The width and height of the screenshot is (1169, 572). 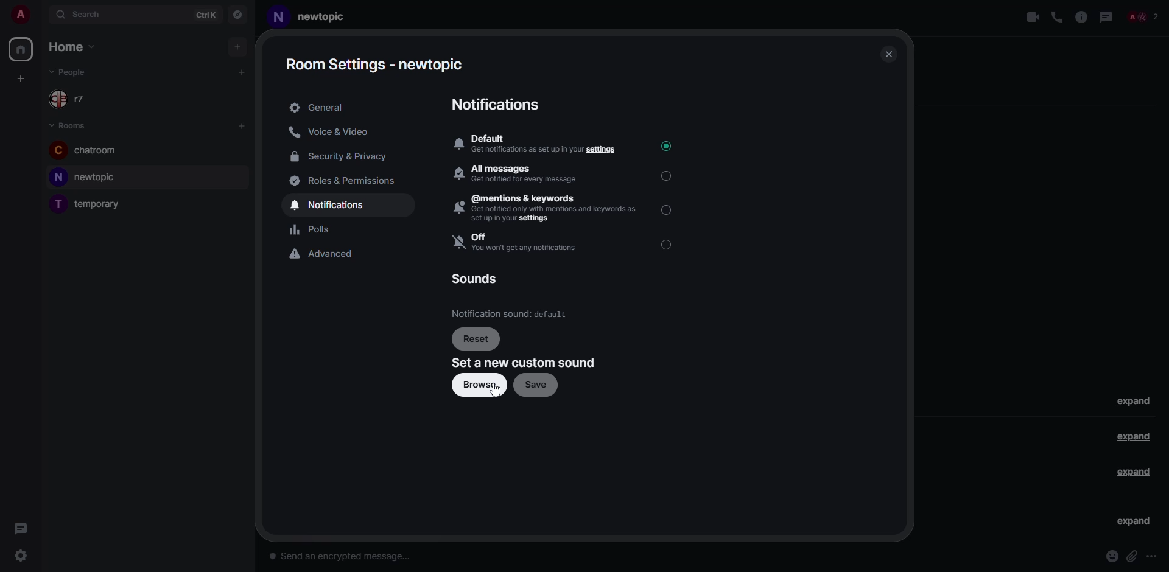 What do you see at coordinates (206, 16) in the screenshot?
I see `ctrlK` at bounding box center [206, 16].